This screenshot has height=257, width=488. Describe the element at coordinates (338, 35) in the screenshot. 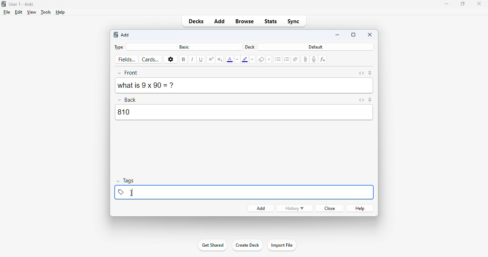

I see `minimize` at that location.